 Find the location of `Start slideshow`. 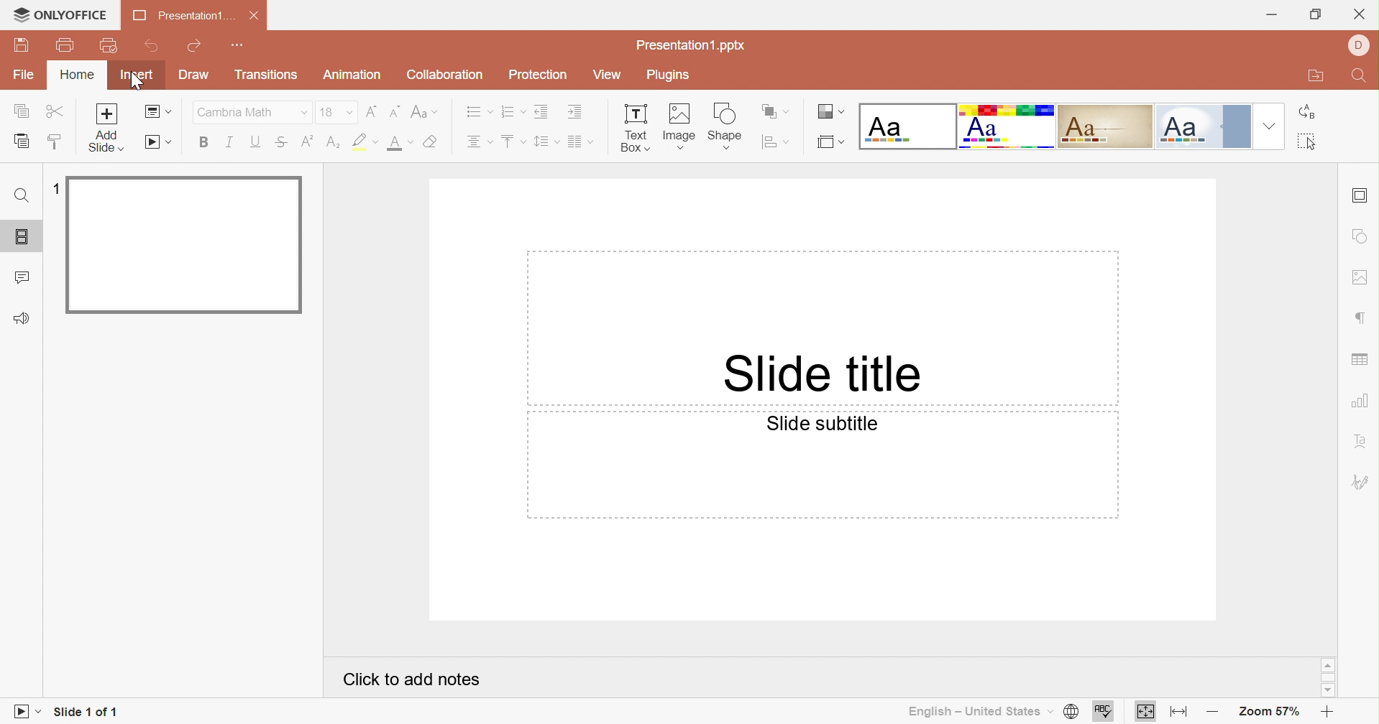

Start slideshow is located at coordinates (25, 710).